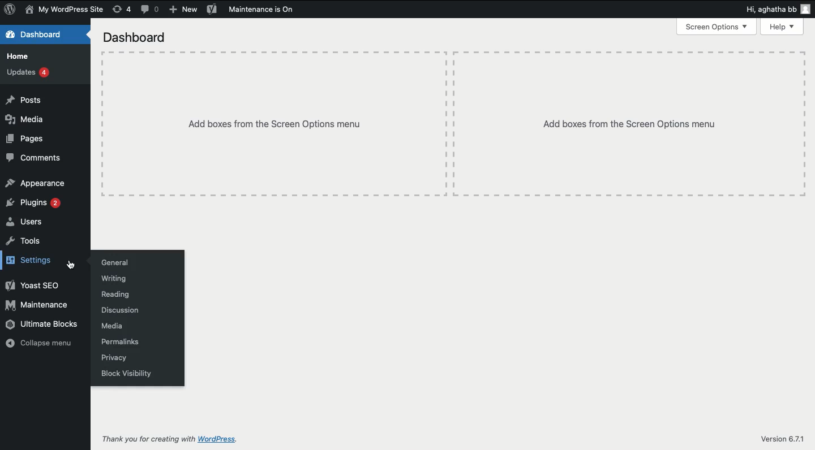 The width and height of the screenshot is (815, 450). What do you see at coordinates (784, 439) in the screenshot?
I see `version 6.7.1` at bounding box center [784, 439].